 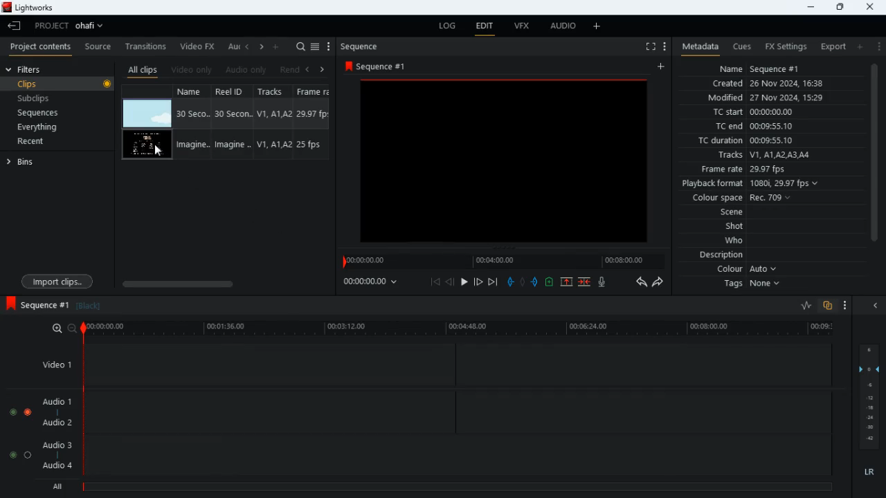 I want to click on screen, so click(x=505, y=160).